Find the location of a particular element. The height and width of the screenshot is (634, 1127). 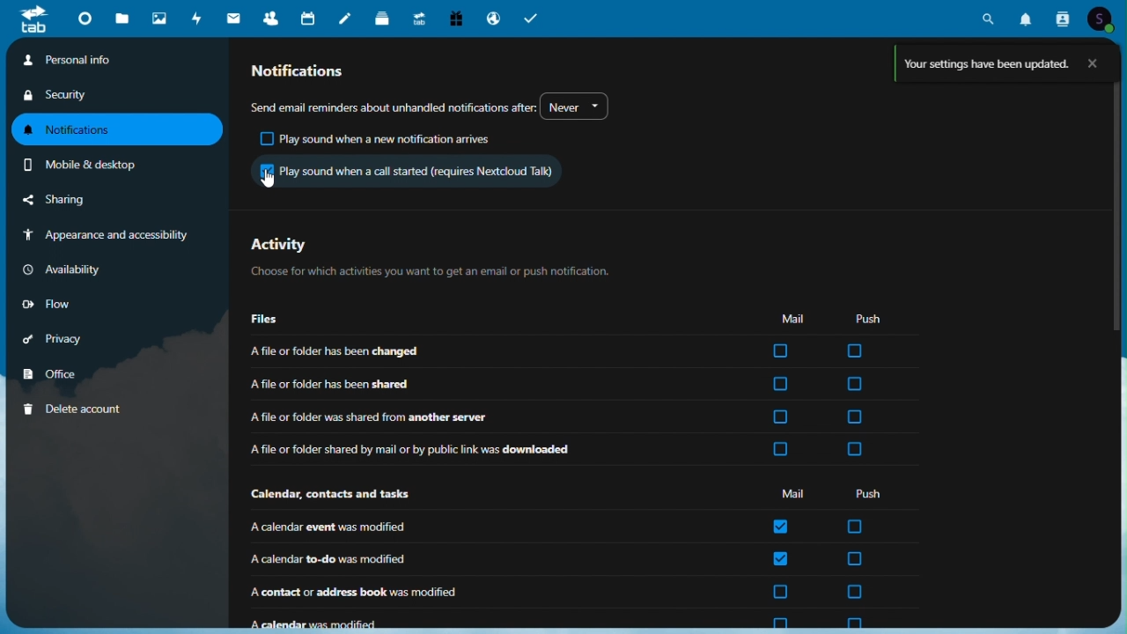

Personal info is located at coordinates (117, 61).